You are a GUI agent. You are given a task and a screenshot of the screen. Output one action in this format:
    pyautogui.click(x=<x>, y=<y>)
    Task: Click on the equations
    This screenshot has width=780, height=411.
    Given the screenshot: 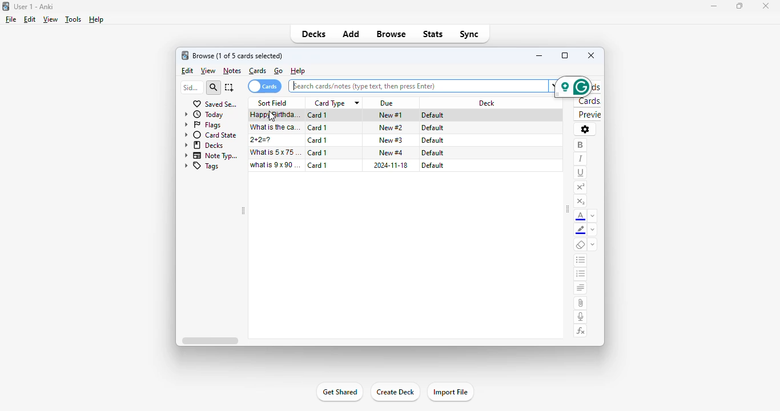 What is the action you would take?
    pyautogui.click(x=581, y=331)
    